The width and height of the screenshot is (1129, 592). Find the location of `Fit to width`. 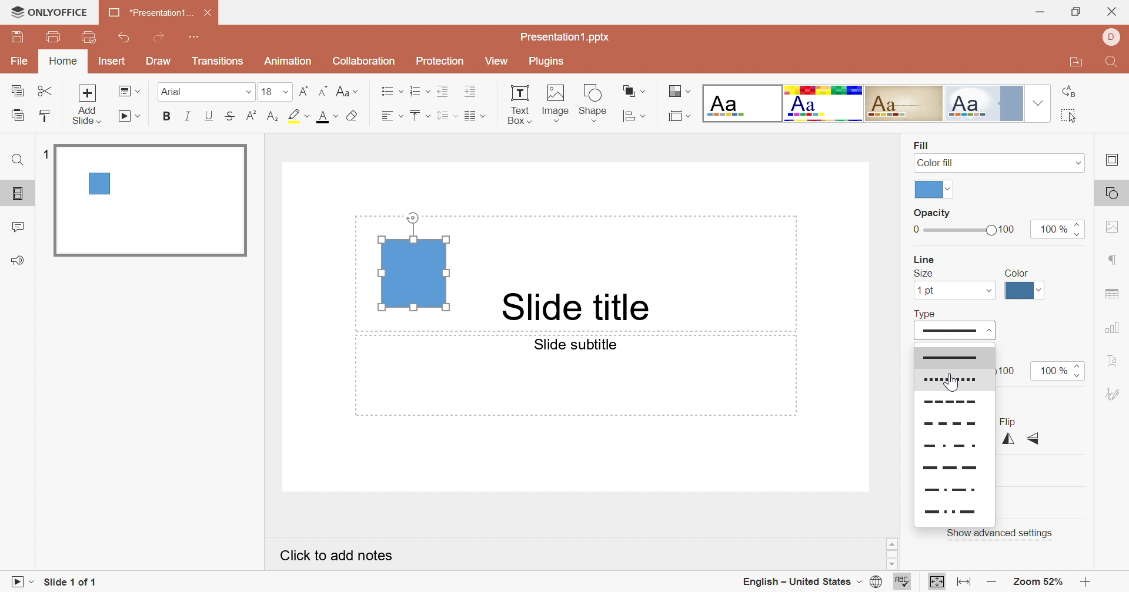

Fit to width is located at coordinates (962, 582).